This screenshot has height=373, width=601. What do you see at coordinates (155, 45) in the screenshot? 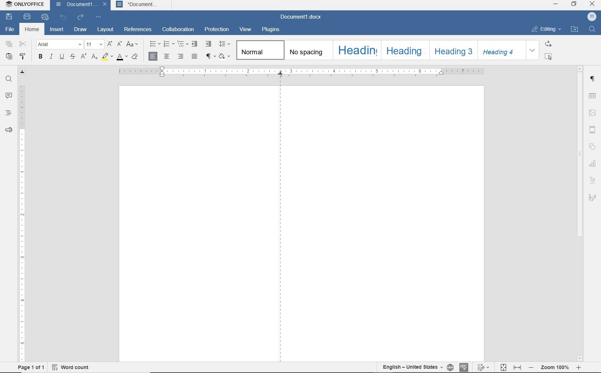
I see `BULLETS` at bounding box center [155, 45].